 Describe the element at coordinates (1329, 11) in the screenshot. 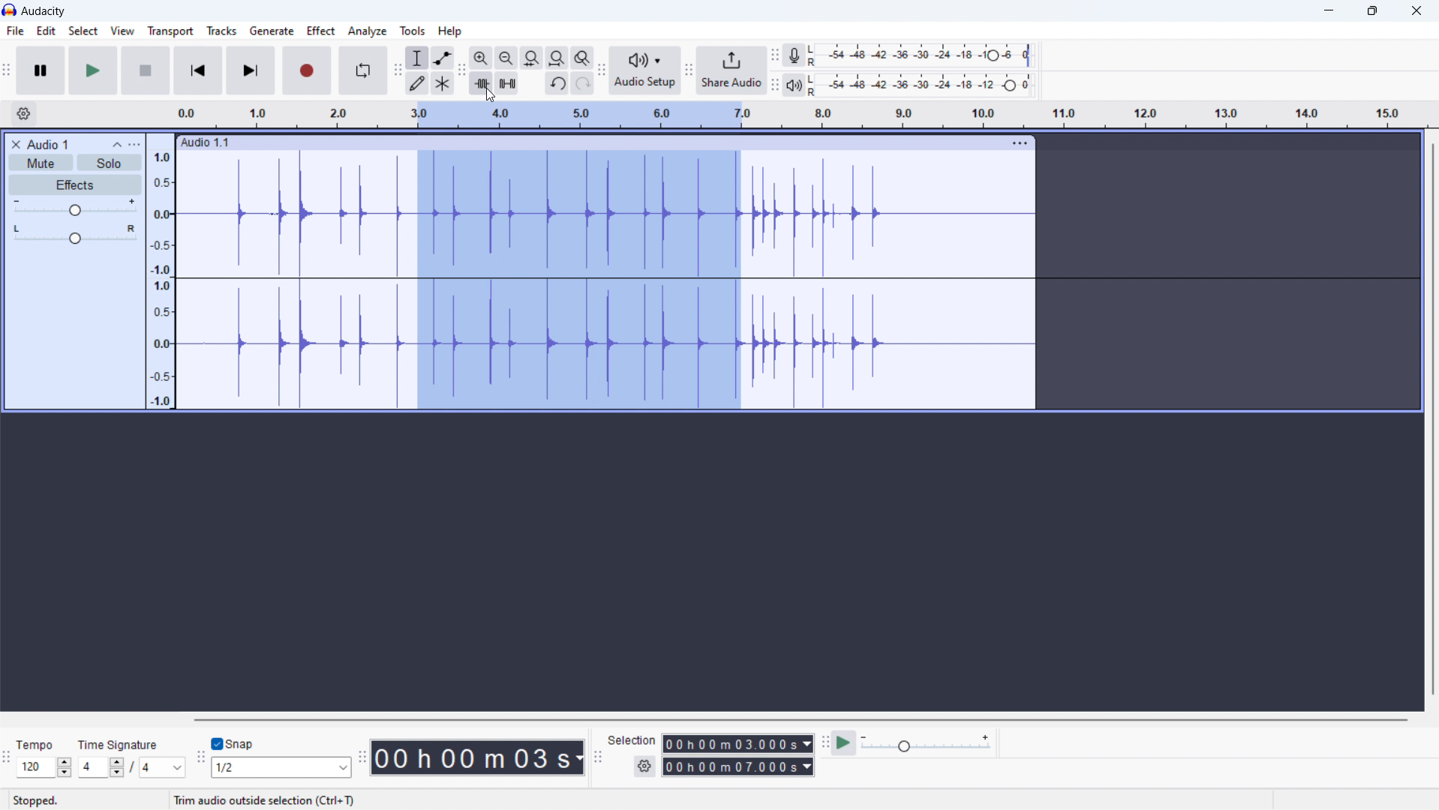

I see `minimize` at that location.